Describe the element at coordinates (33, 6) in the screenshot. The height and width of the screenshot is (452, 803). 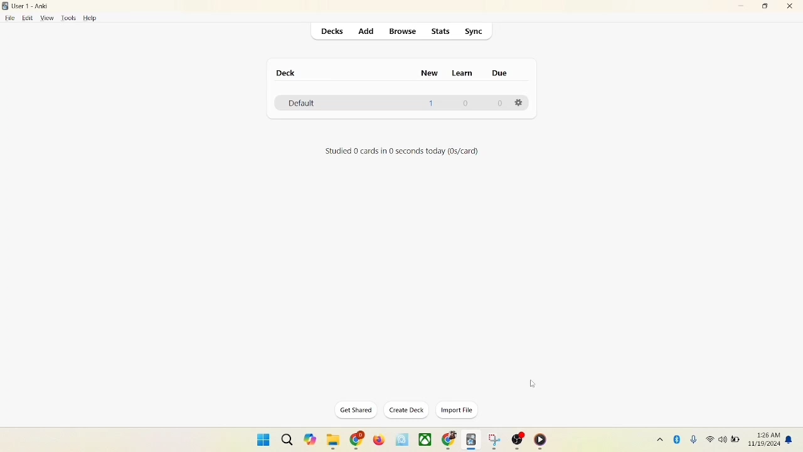
I see `User1-Anki` at that location.